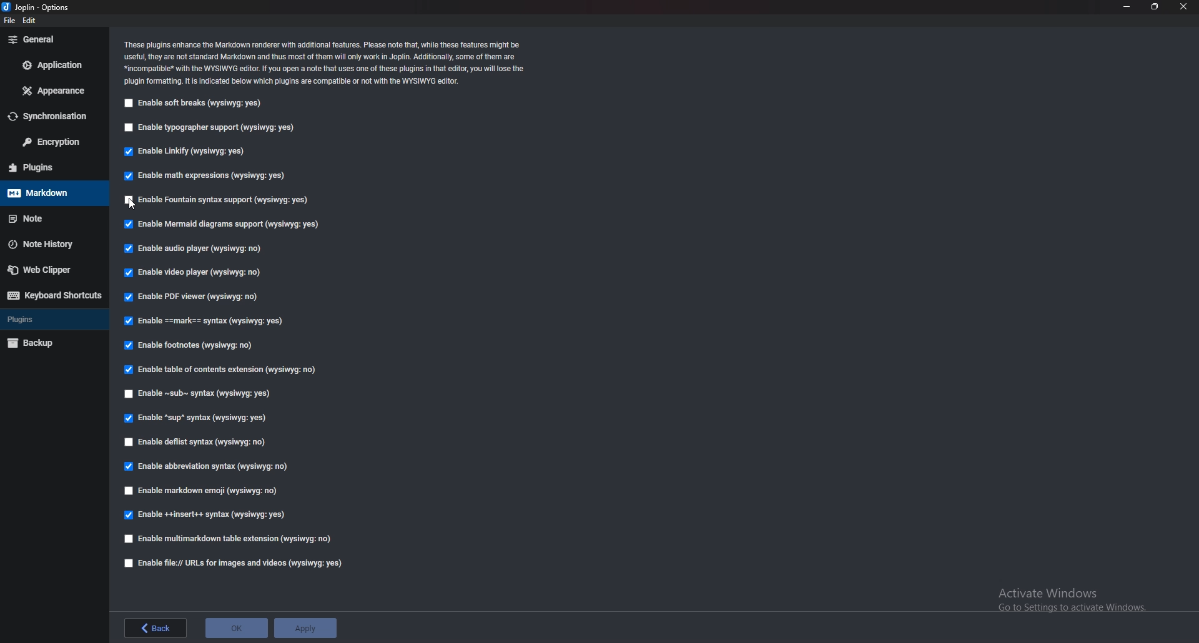 The image size is (1199, 643). What do you see at coordinates (1183, 6) in the screenshot?
I see `close` at bounding box center [1183, 6].